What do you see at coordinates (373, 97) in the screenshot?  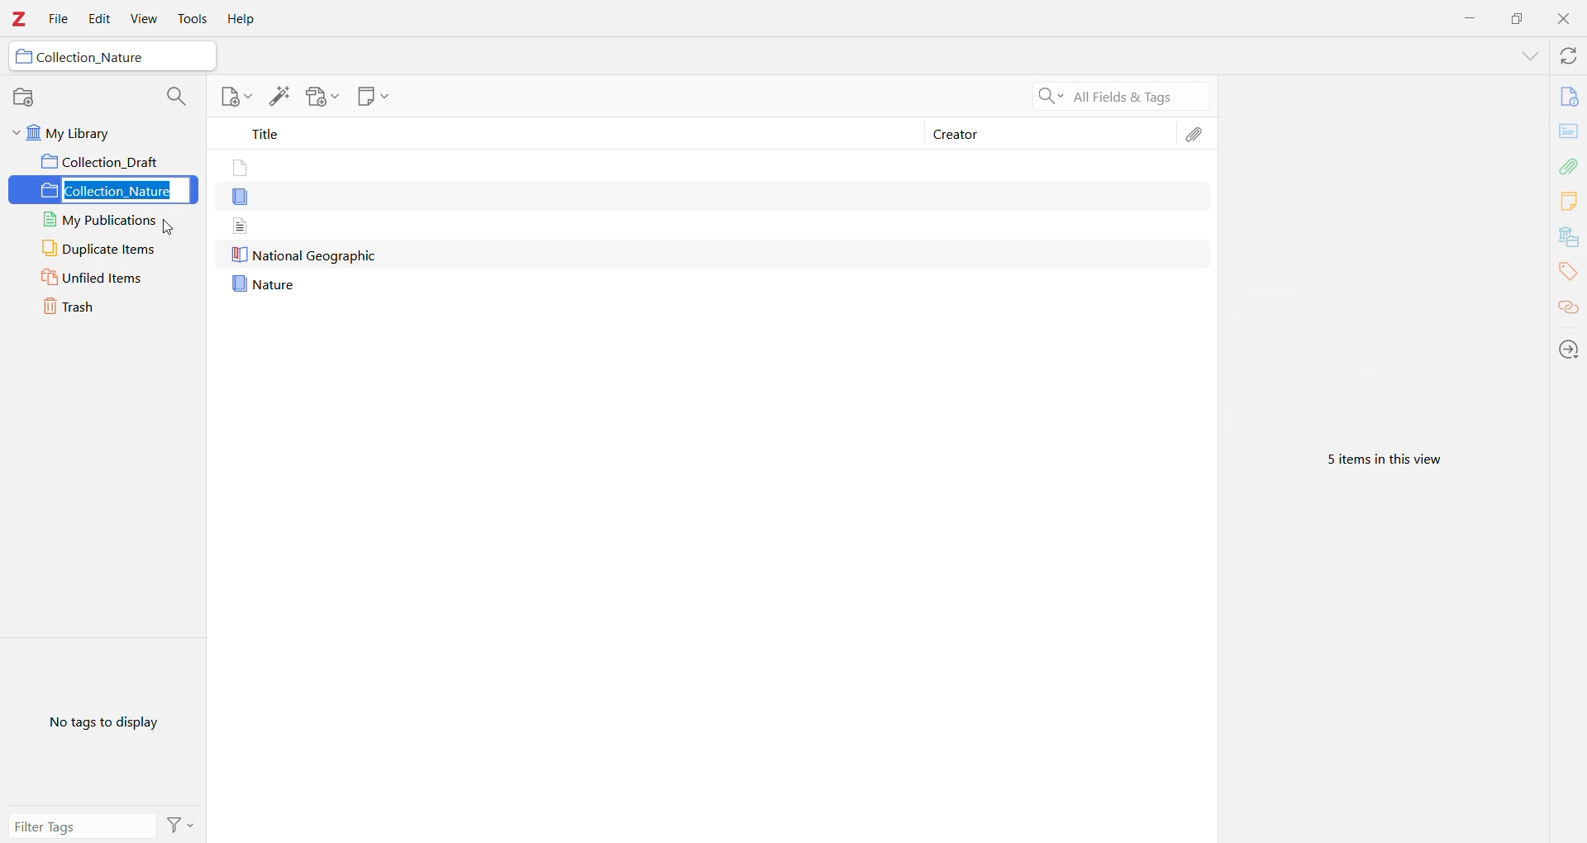 I see `New Note` at bounding box center [373, 97].